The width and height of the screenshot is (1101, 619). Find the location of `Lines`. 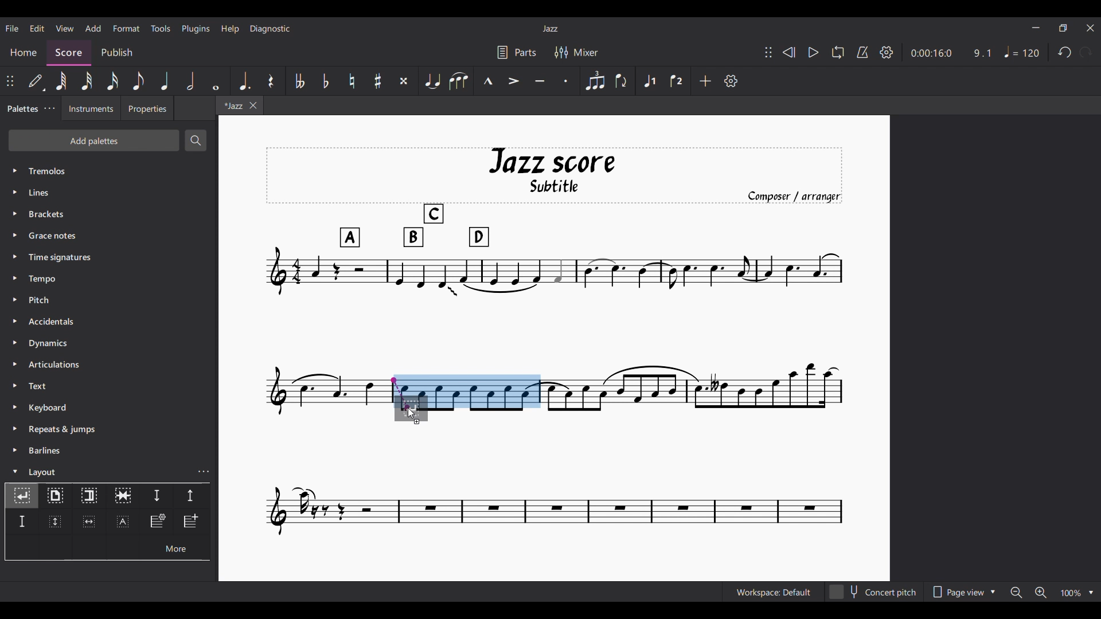

Lines is located at coordinates (108, 193).